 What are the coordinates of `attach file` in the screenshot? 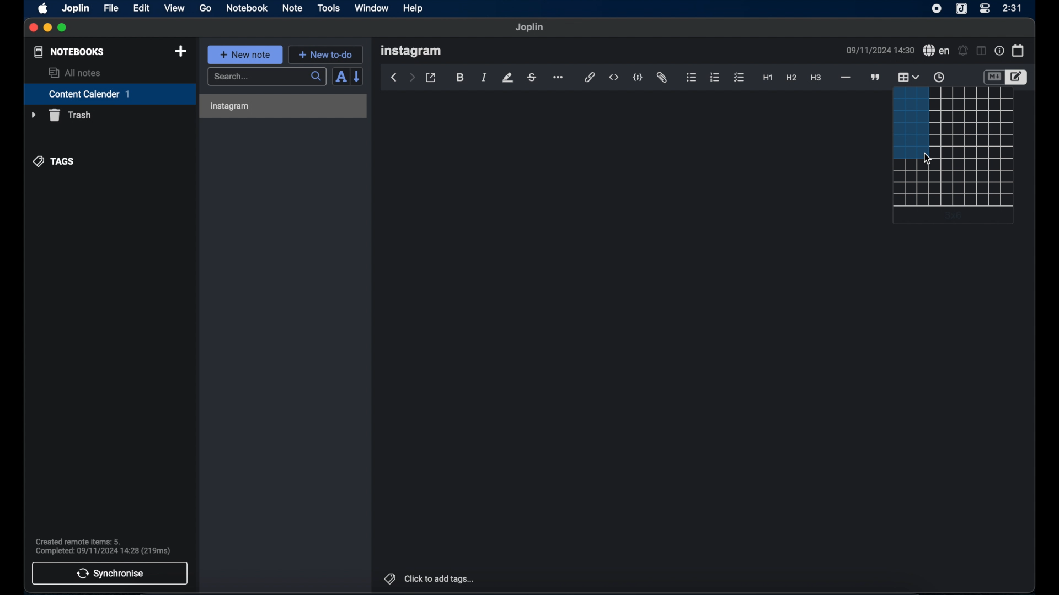 It's located at (663, 78).